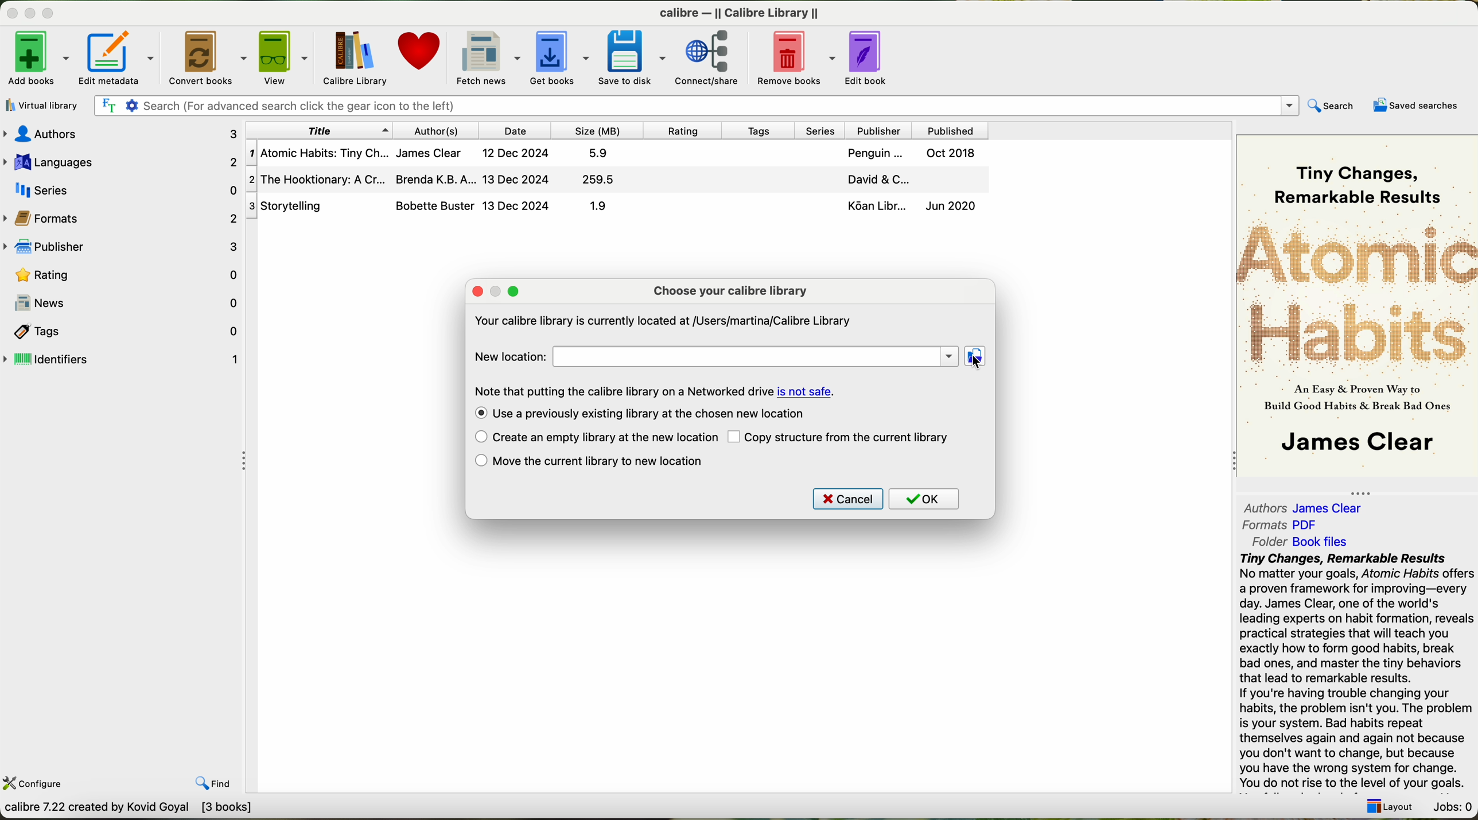 Image resolution: width=1478 pixels, height=820 pixels. What do you see at coordinates (881, 129) in the screenshot?
I see `Publisher` at bounding box center [881, 129].